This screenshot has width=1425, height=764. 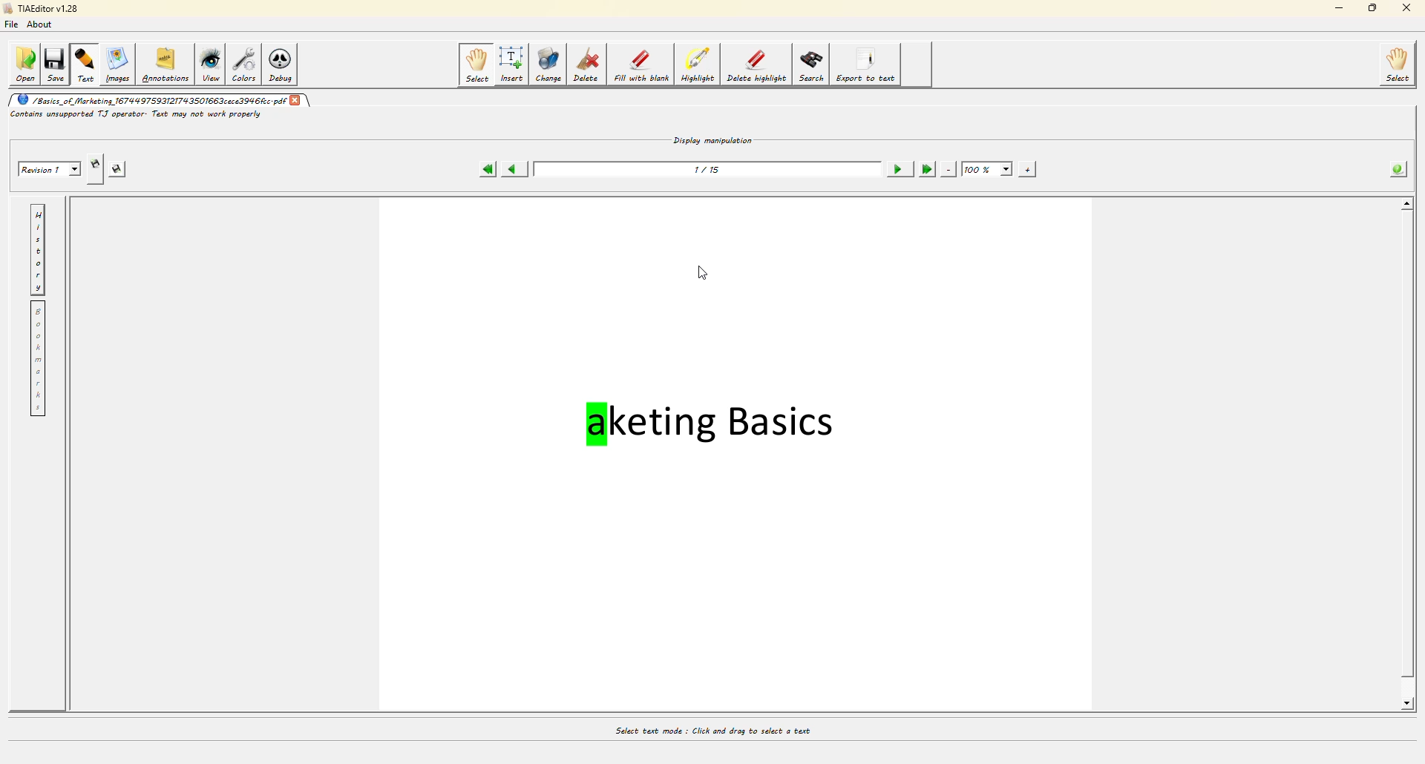 I want to click on delete highlight, so click(x=758, y=66).